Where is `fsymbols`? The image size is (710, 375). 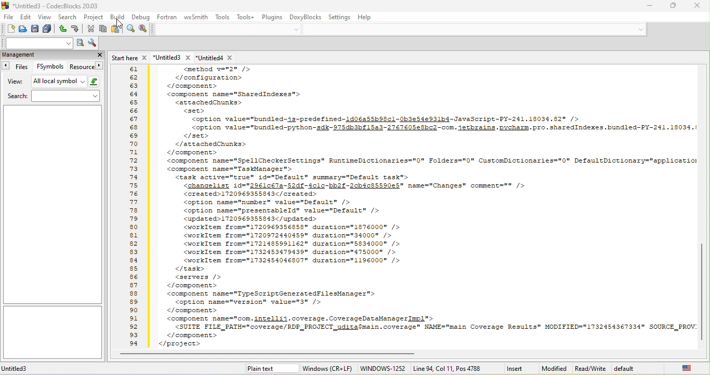
fsymbols is located at coordinates (50, 67).